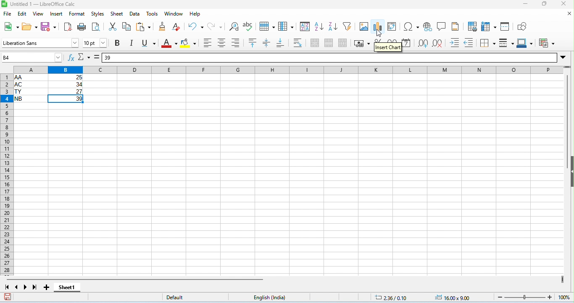  I want to click on formula bar, so click(330, 57).